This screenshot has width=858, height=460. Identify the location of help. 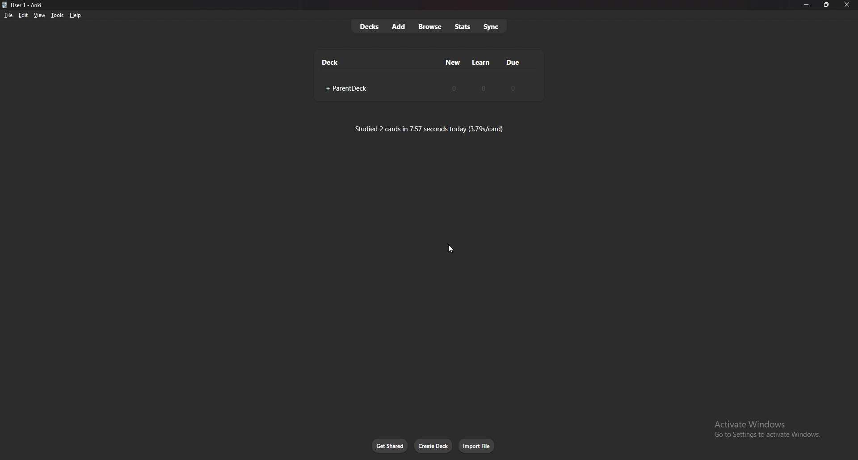
(75, 16).